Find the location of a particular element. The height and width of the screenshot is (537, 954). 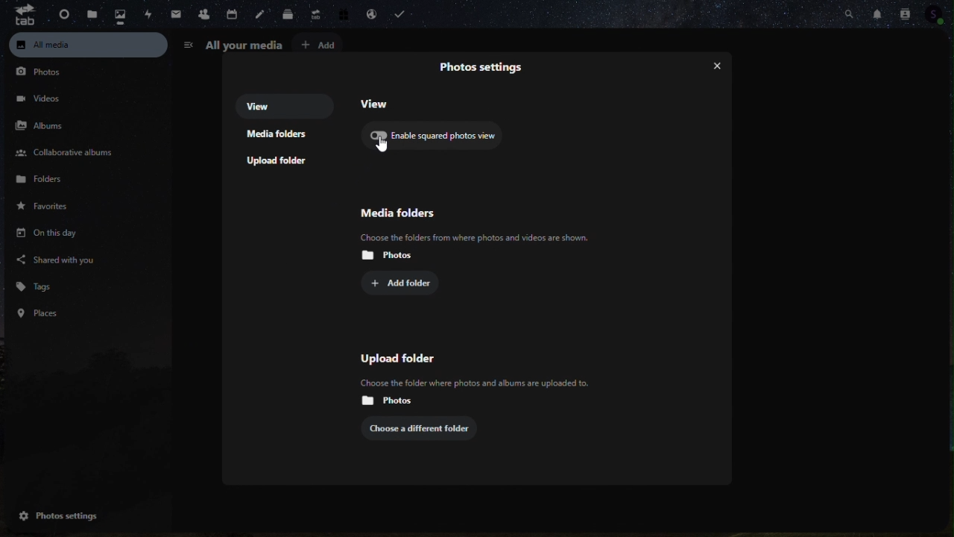

Add is located at coordinates (323, 44).